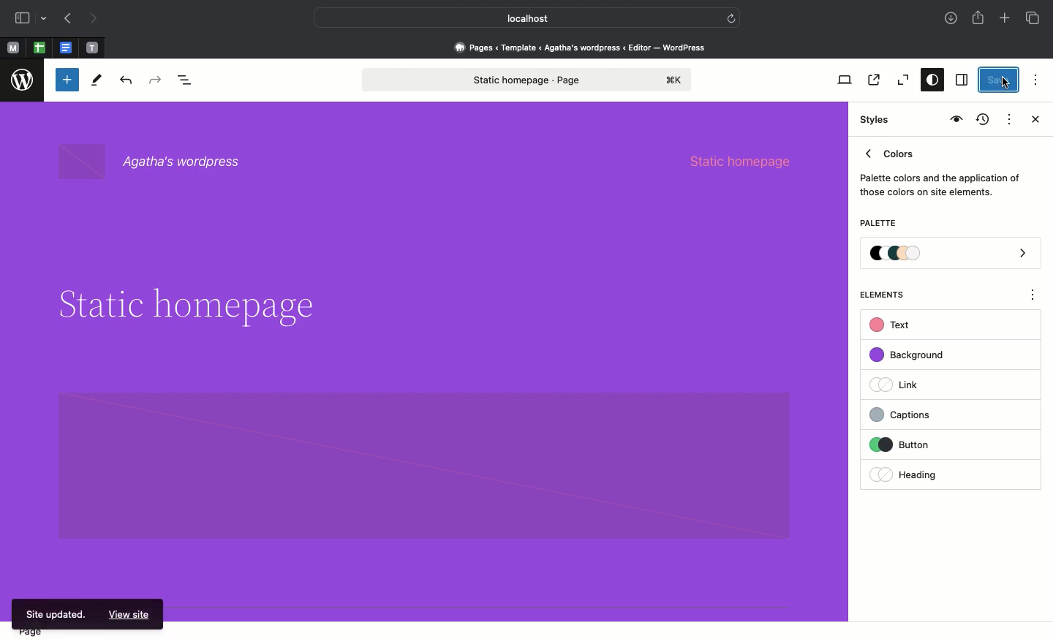 The height and width of the screenshot is (639, 1053). I want to click on Pinned tab, so click(93, 48).